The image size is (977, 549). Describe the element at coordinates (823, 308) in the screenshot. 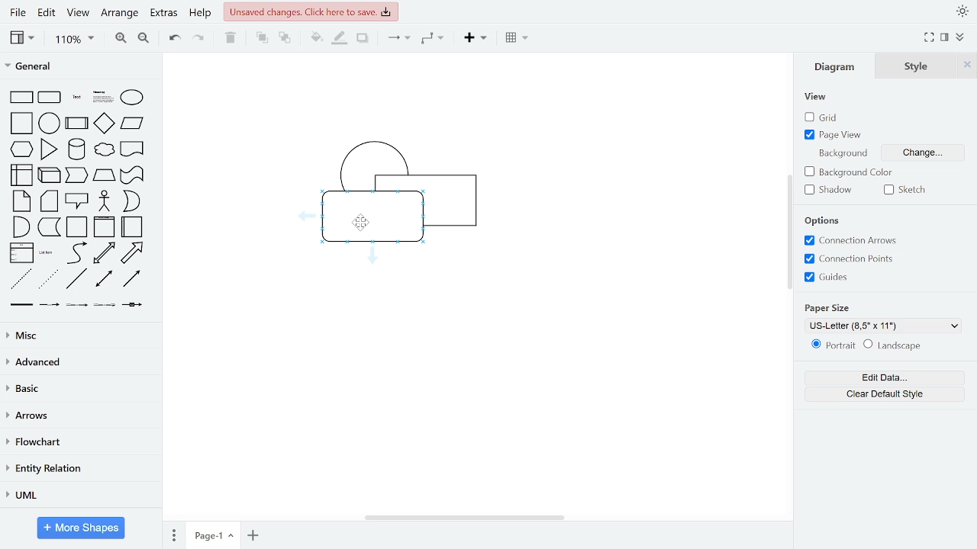

I see `paper size` at that location.